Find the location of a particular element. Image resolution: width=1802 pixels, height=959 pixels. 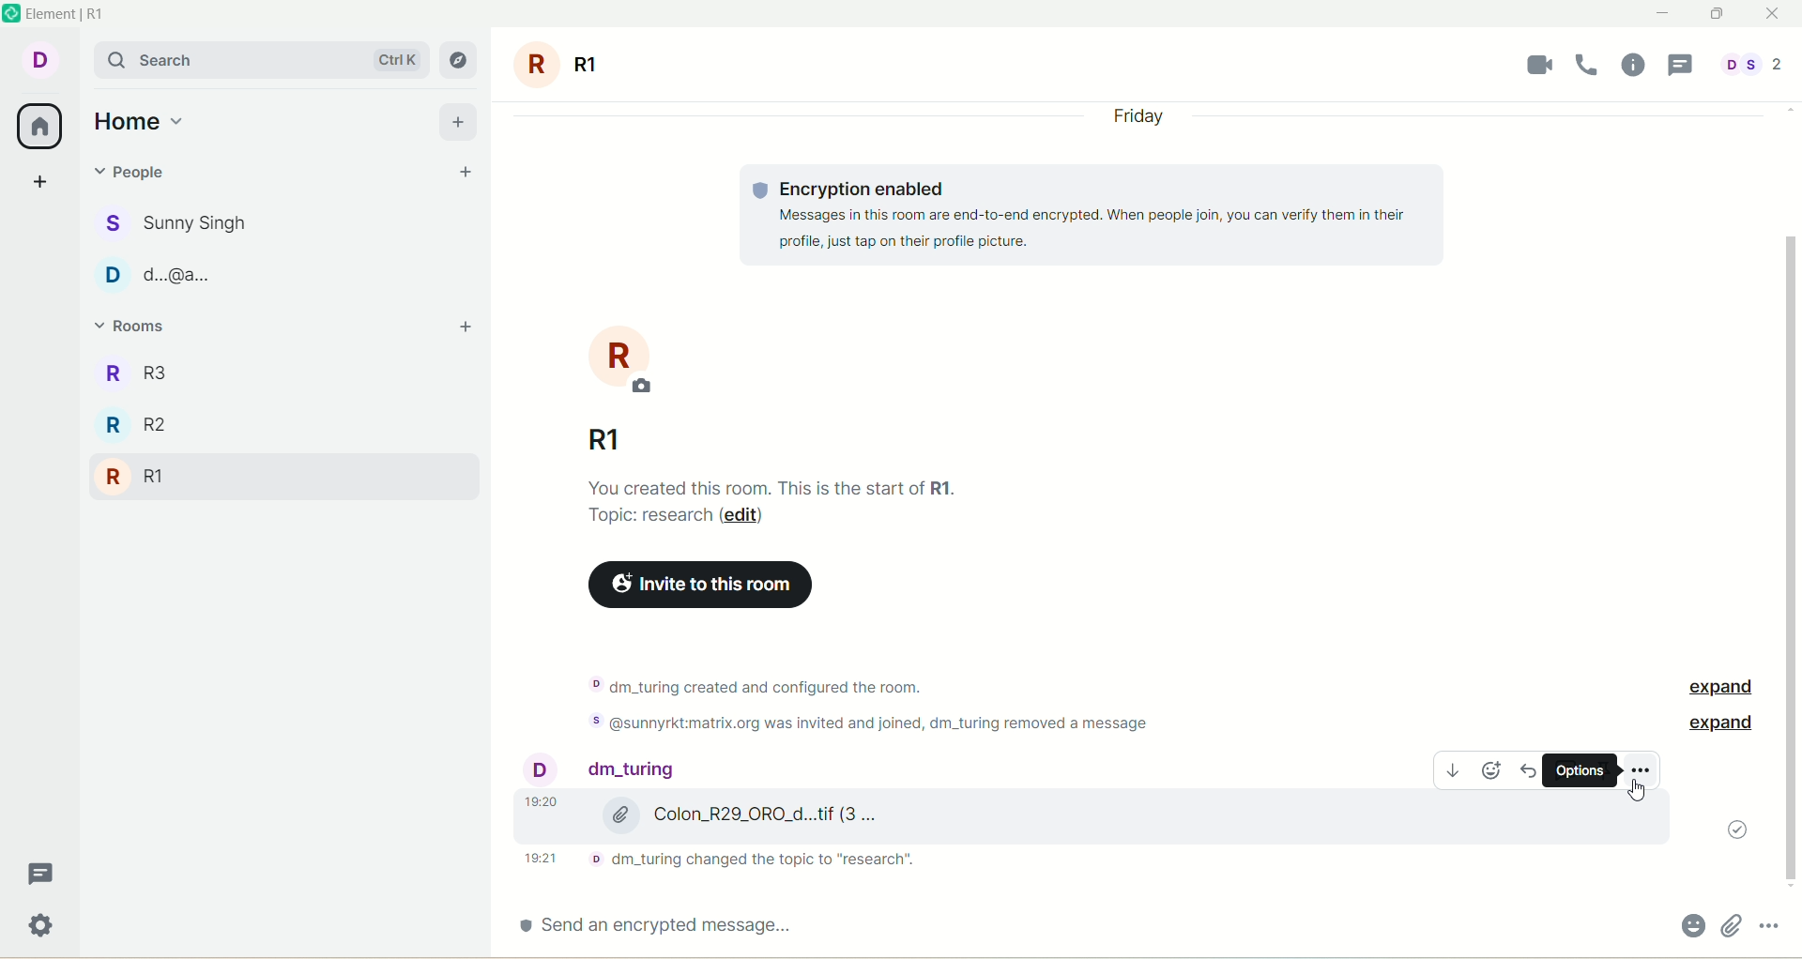

people is located at coordinates (179, 220).